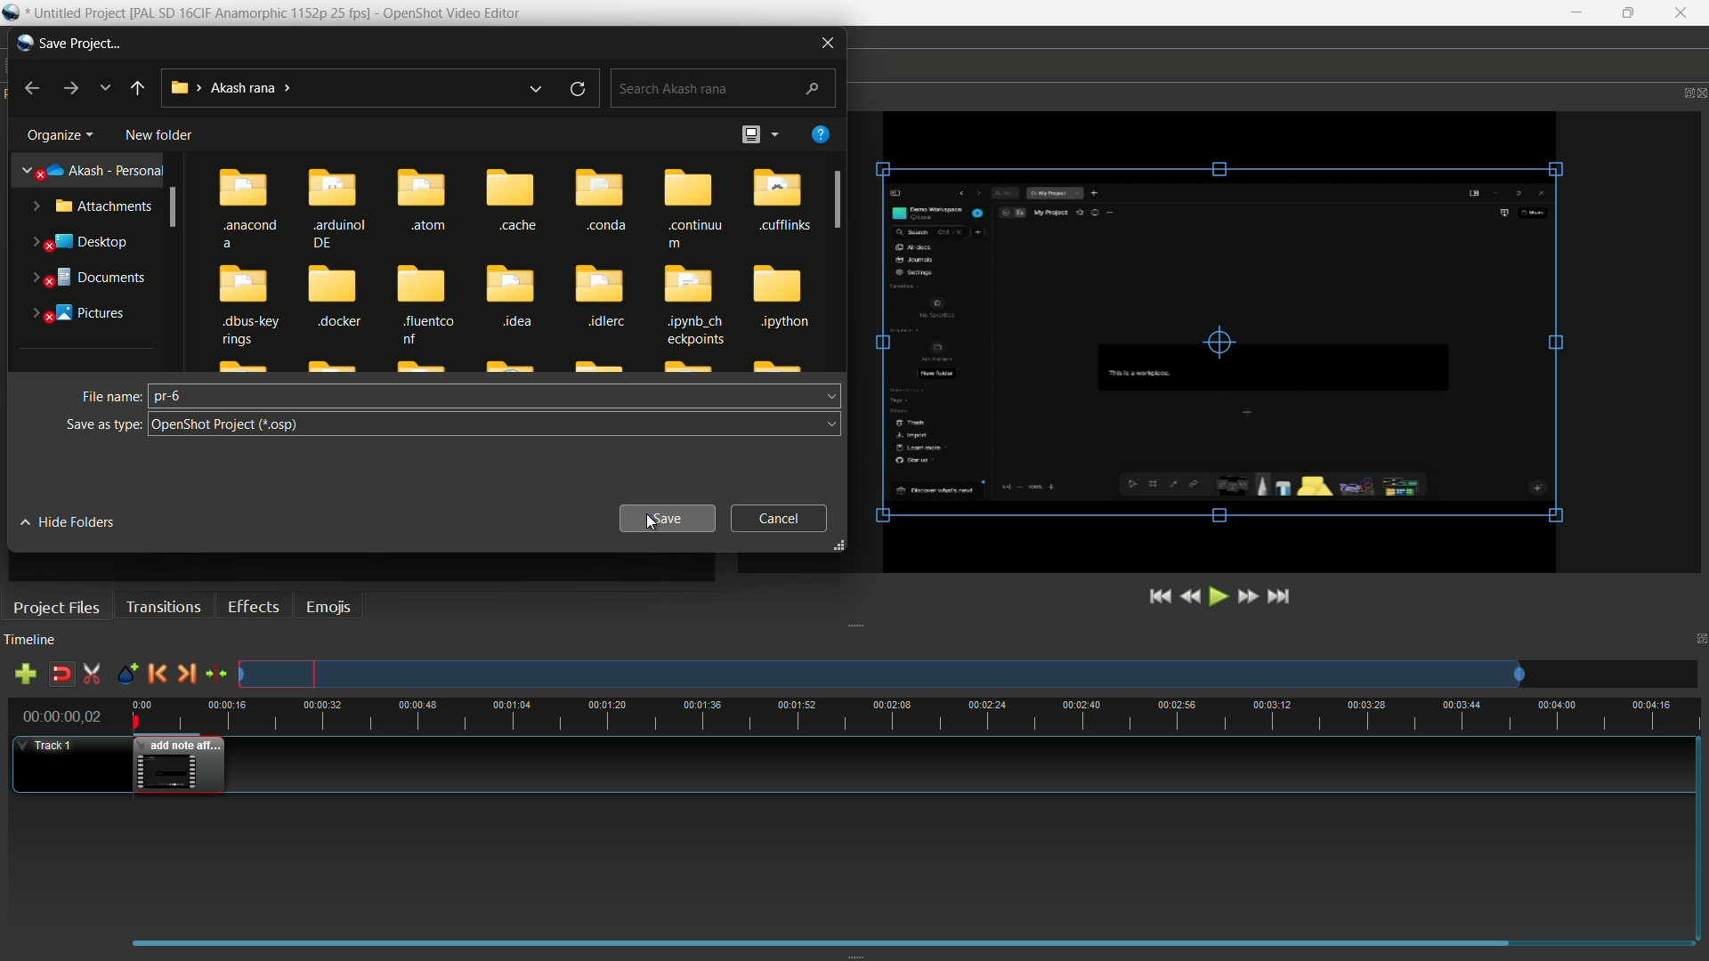 The image size is (1709, 961). Describe the element at coordinates (104, 88) in the screenshot. I see `recent location` at that location.